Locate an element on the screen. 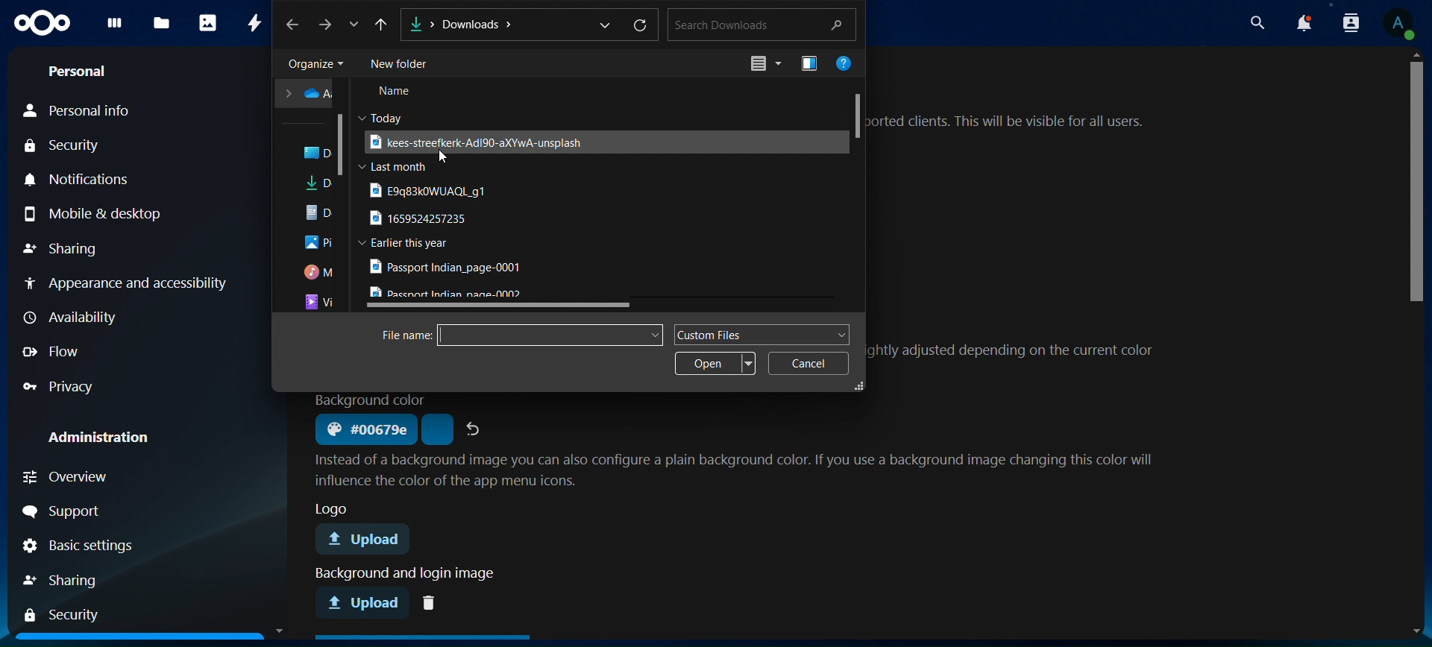 Image resolution: width=1432 pixels, height=647 pixels. cursor is located at coordinates (447, 157).